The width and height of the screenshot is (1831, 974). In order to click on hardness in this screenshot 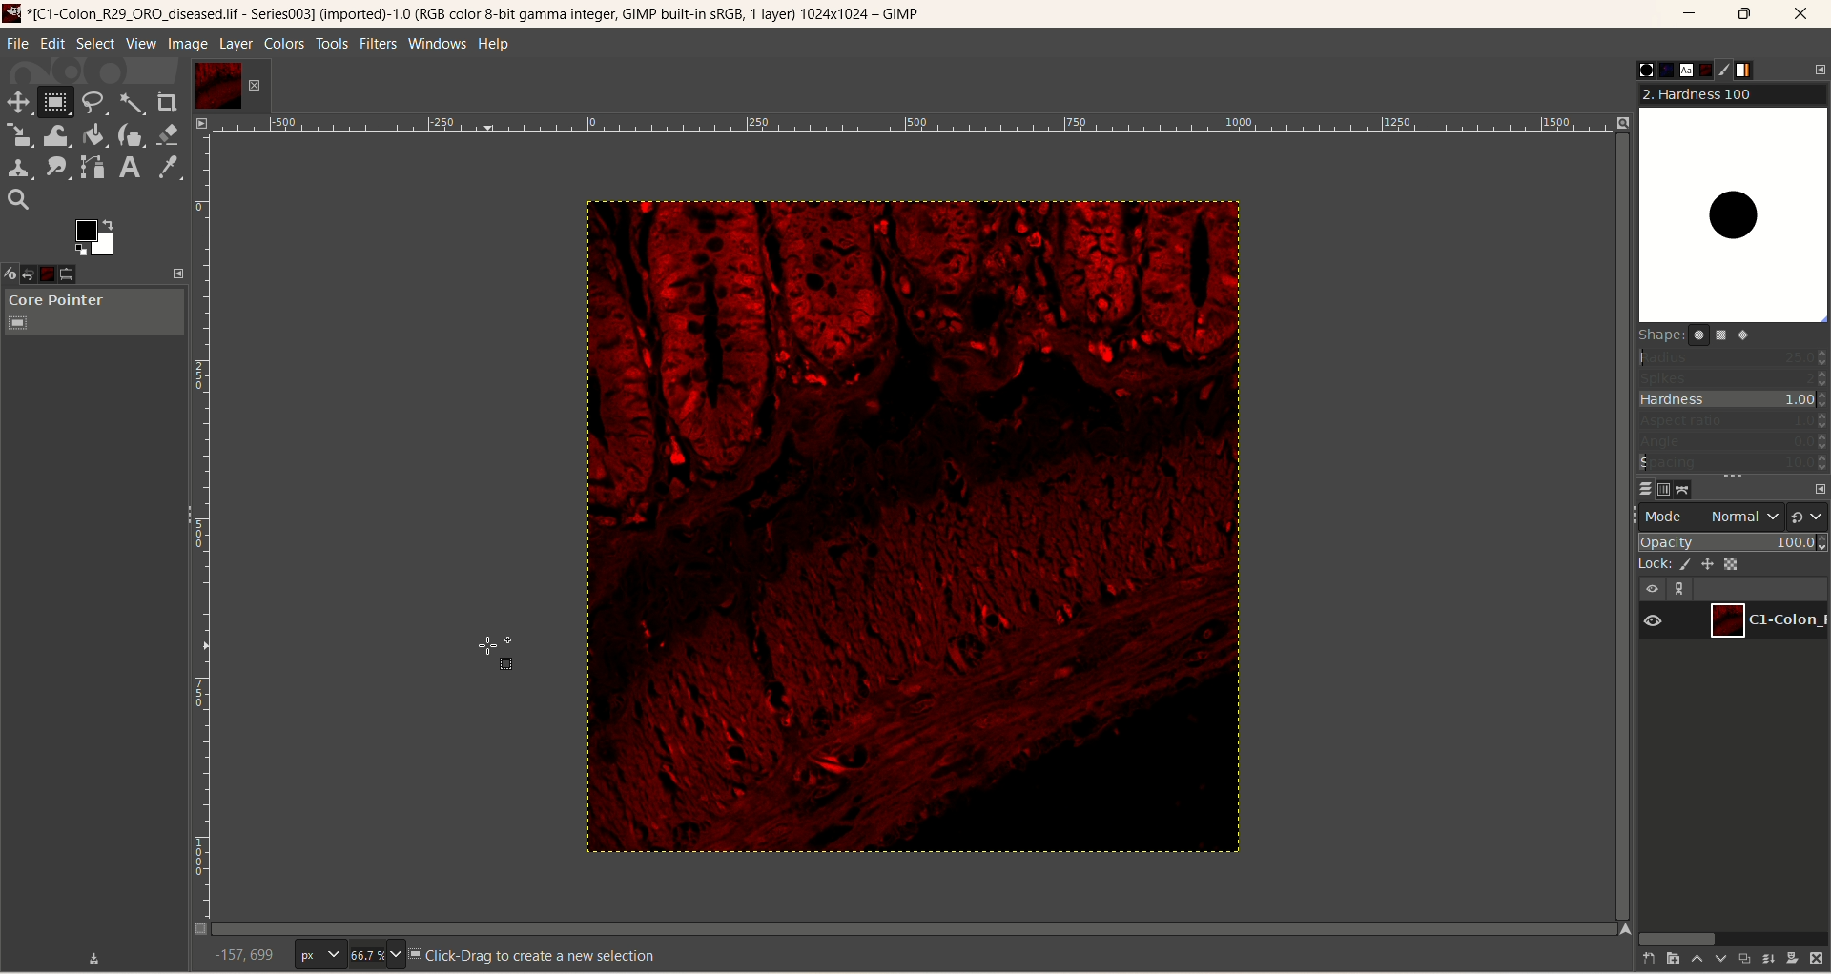, I will do `click(1735, 401)`.